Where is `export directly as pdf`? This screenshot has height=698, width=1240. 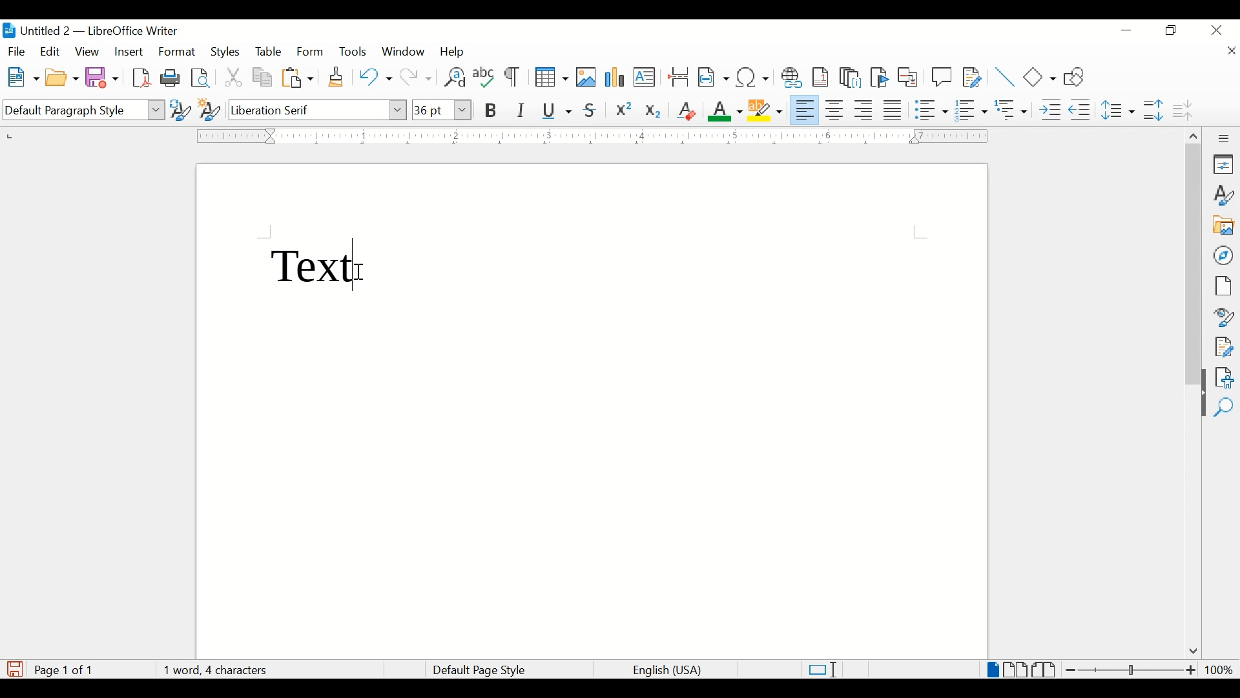
export directly as pdf is located at coordinates (143, 78).